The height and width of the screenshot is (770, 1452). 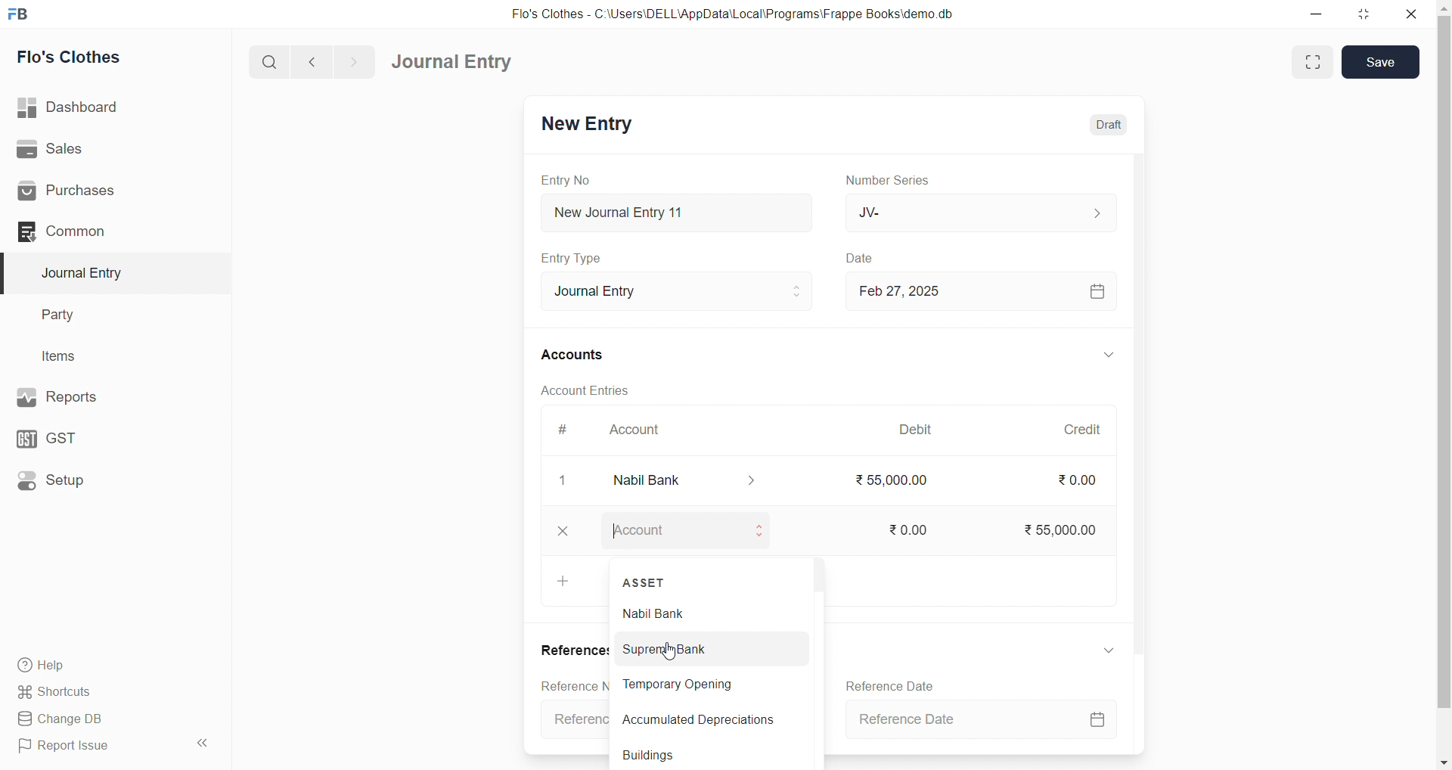 What do you see at coordinates (1319, 13) in the screenshot?
I see `minimize` at bounding box center [1319, 13].